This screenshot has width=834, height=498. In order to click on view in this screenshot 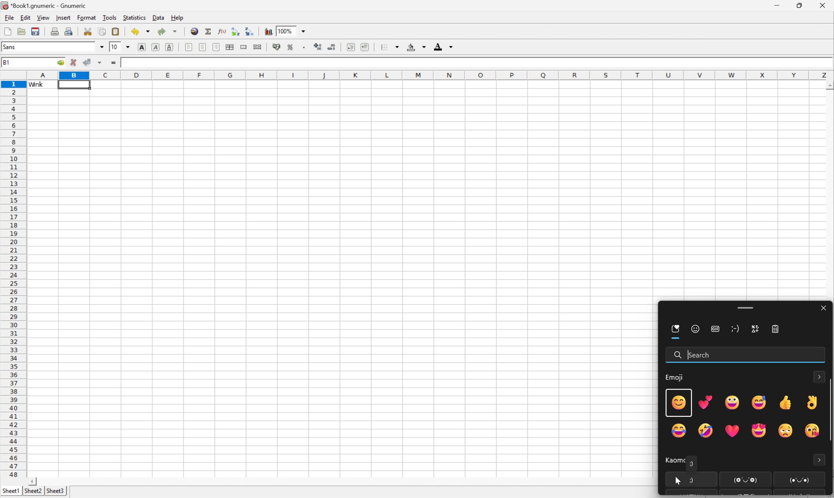, I will do `click(42, 18)`.